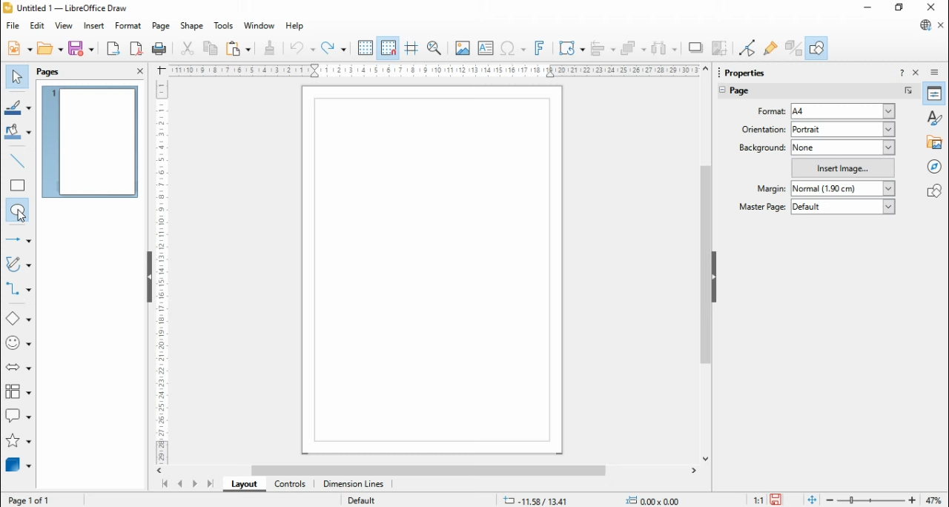  I want to click on line color, so click(19, 107).